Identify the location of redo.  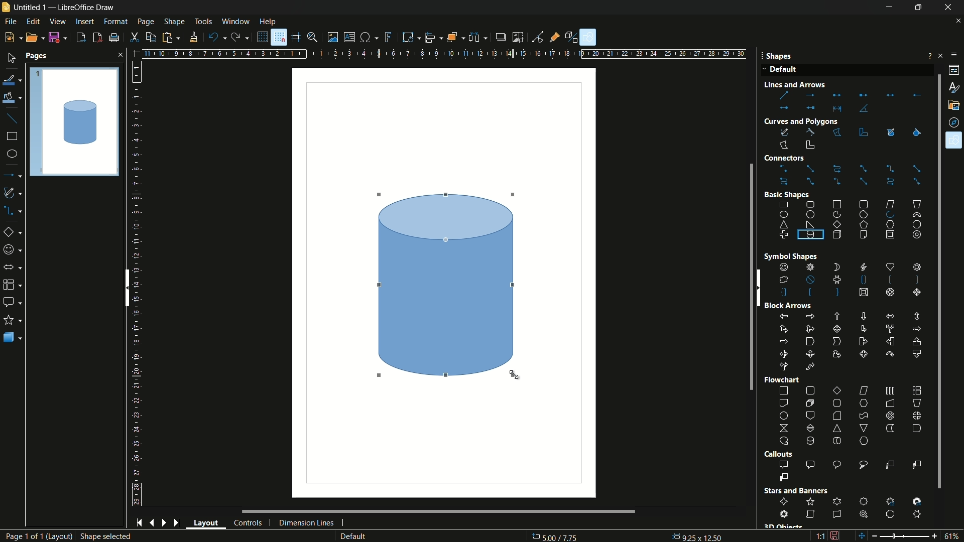
(240, 37).